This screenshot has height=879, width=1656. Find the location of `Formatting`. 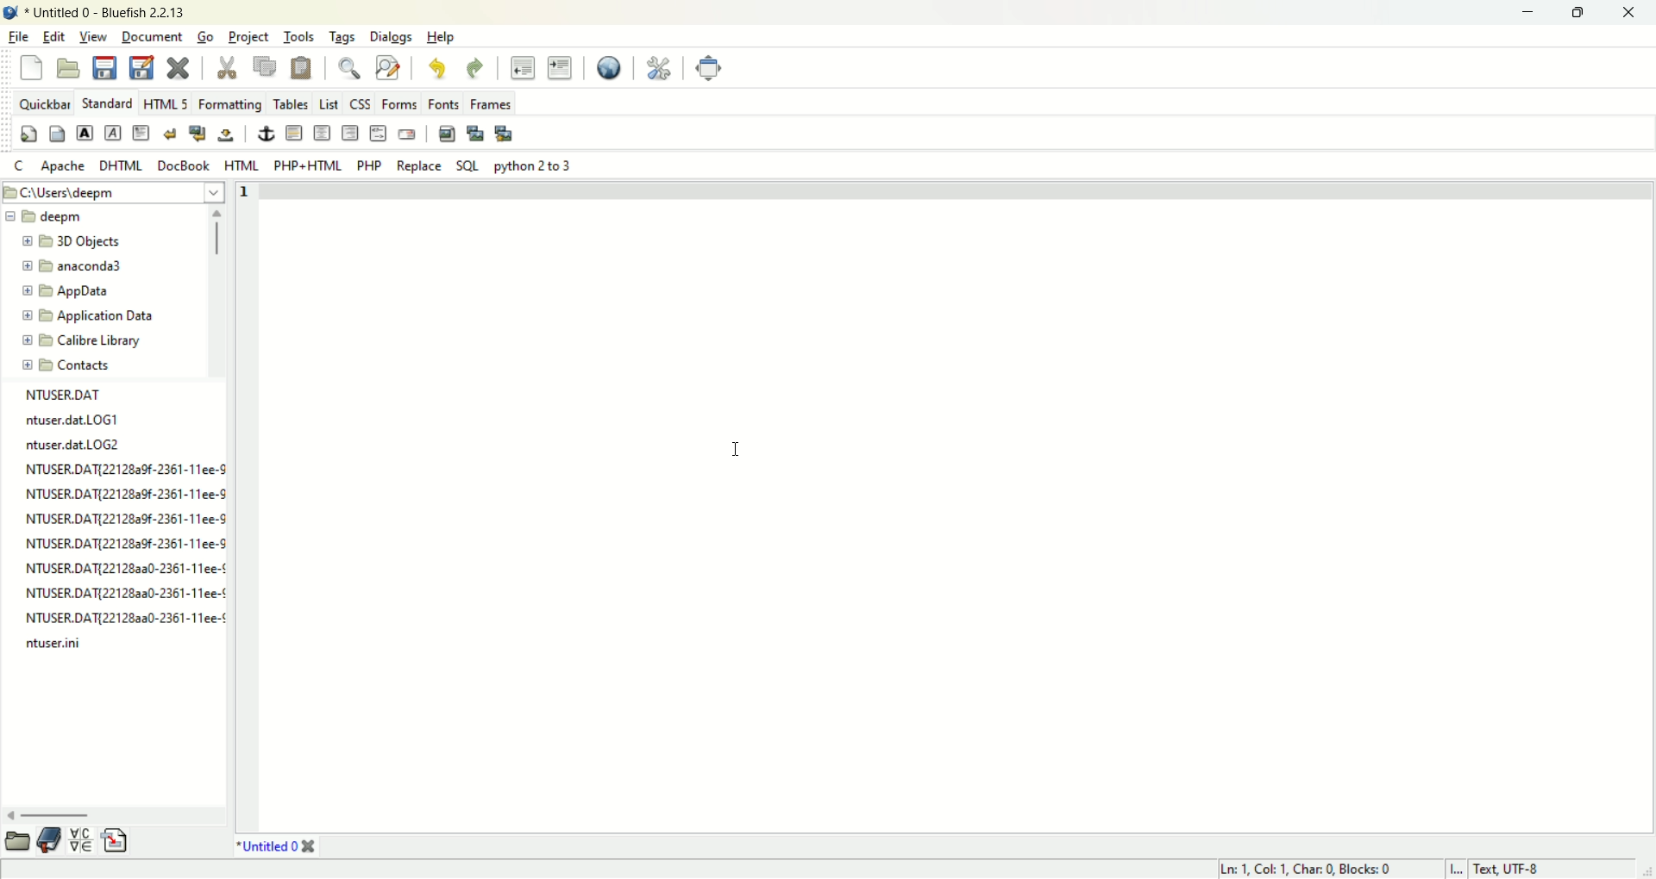

Formatting is located at coordinates (230, 105).